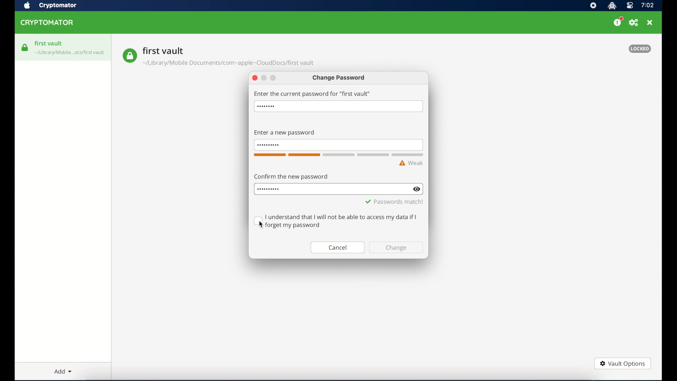  What do you see at coordinates (640, 49) in the screenshot?
I see `locked` at bounding box center [640, 49].